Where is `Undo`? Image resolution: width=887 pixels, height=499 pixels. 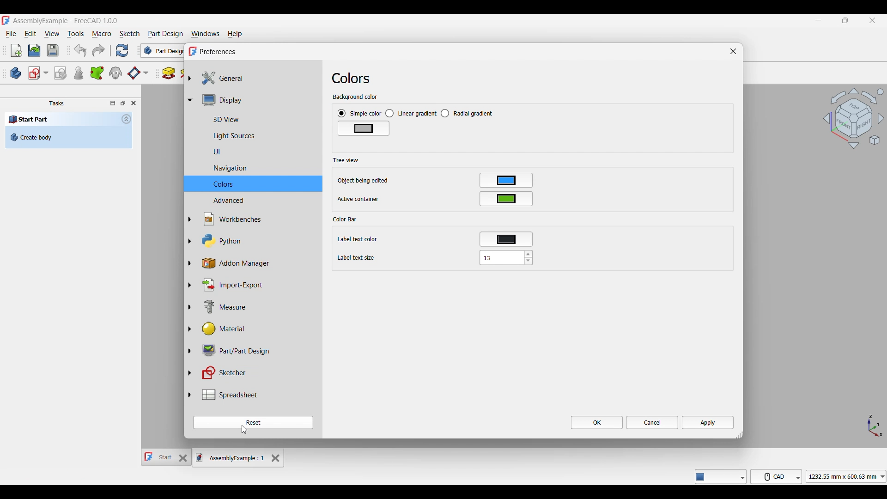 Undo is located at coordinates (80, 50).